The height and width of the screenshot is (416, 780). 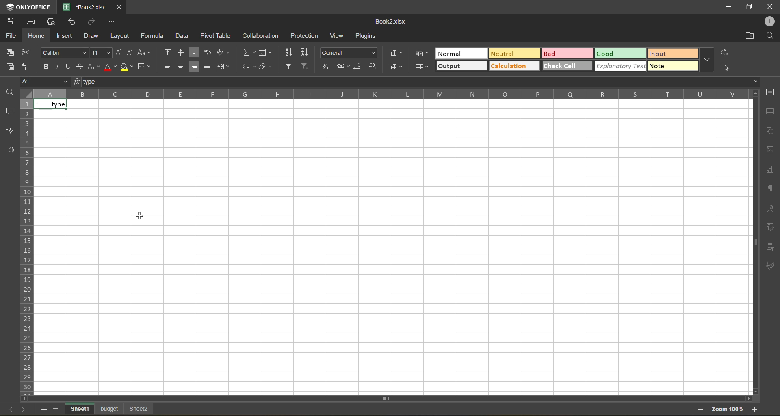 What do you see at coordinates (58, 410) in the screenshot?
I see `sheet list` at bounding box center [58, 410].